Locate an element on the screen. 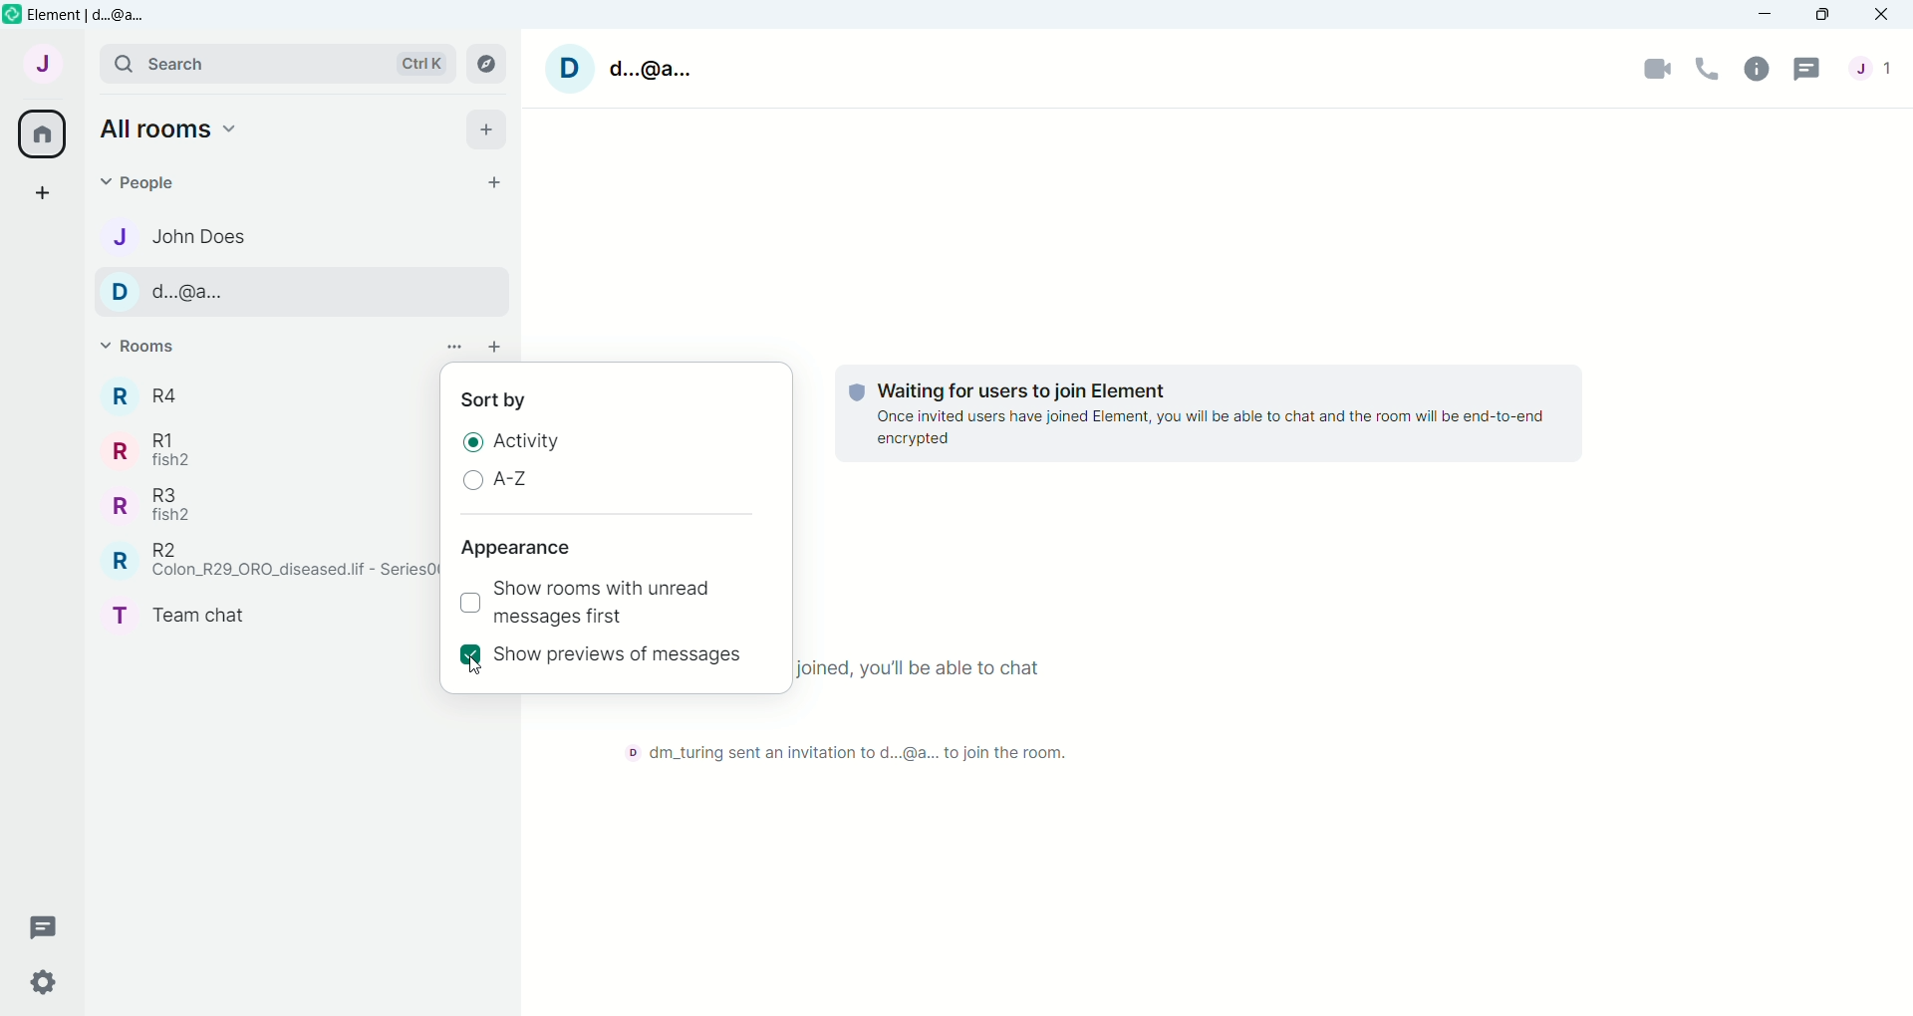 This screenshot has height=1016, width=1913. Show previews of messages is located at coordinates (620, 656).